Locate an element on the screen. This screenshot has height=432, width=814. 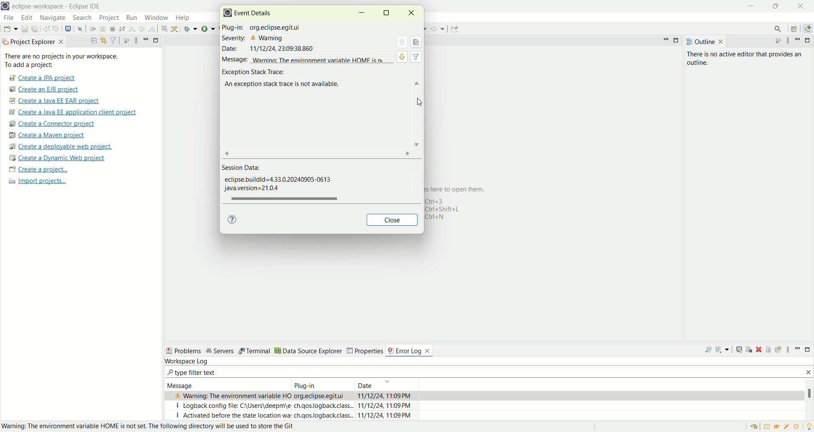
step into is located at coordinates (131, 29).